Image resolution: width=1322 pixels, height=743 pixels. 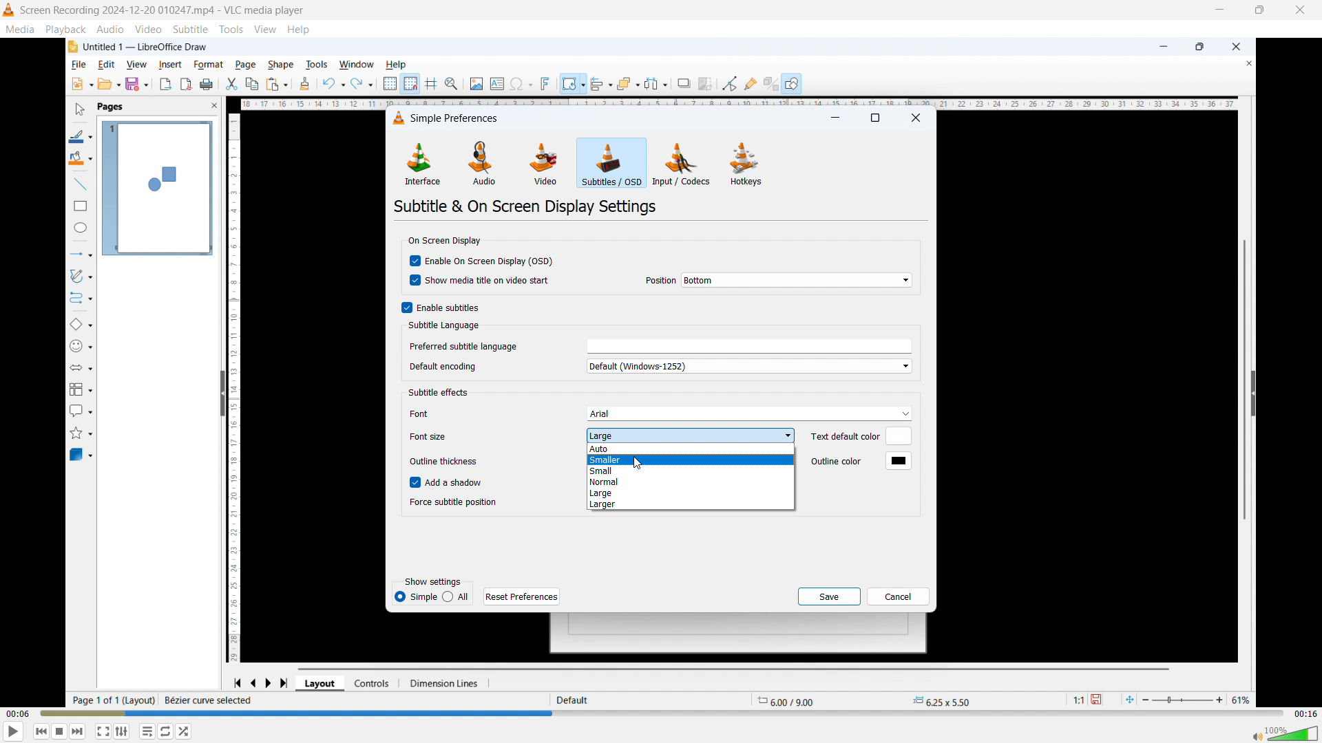 I want to click on Video , so click(x=543, y=163).